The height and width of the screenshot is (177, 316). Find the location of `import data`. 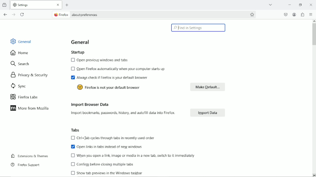

import data is located at coordinates (207, 112).